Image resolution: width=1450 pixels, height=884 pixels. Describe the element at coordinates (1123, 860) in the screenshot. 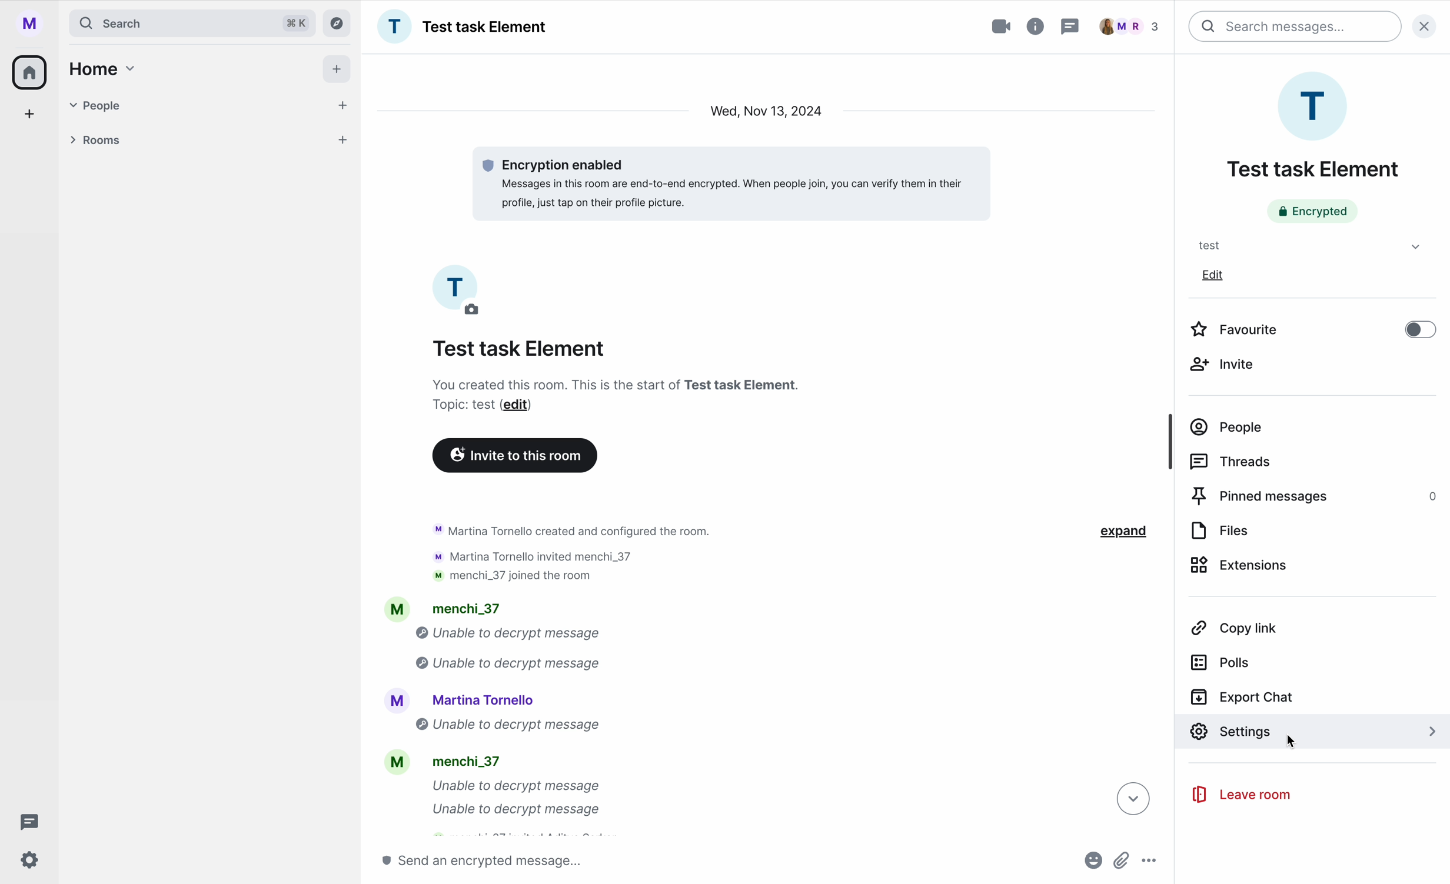

I see `attach file` at that location.